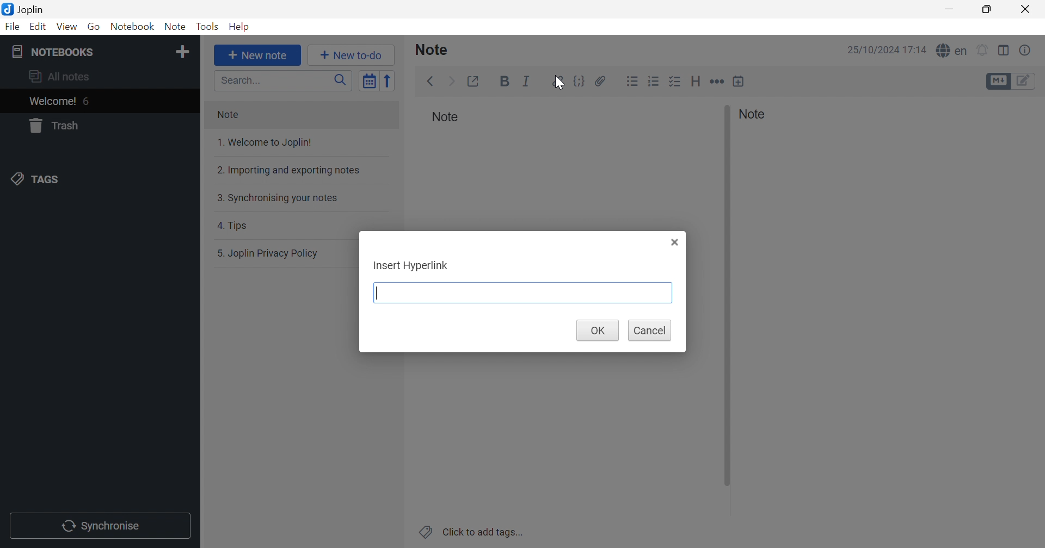 The height and width of the screenshot is (548, 1045). I want to click on Note, so click(176, 27).